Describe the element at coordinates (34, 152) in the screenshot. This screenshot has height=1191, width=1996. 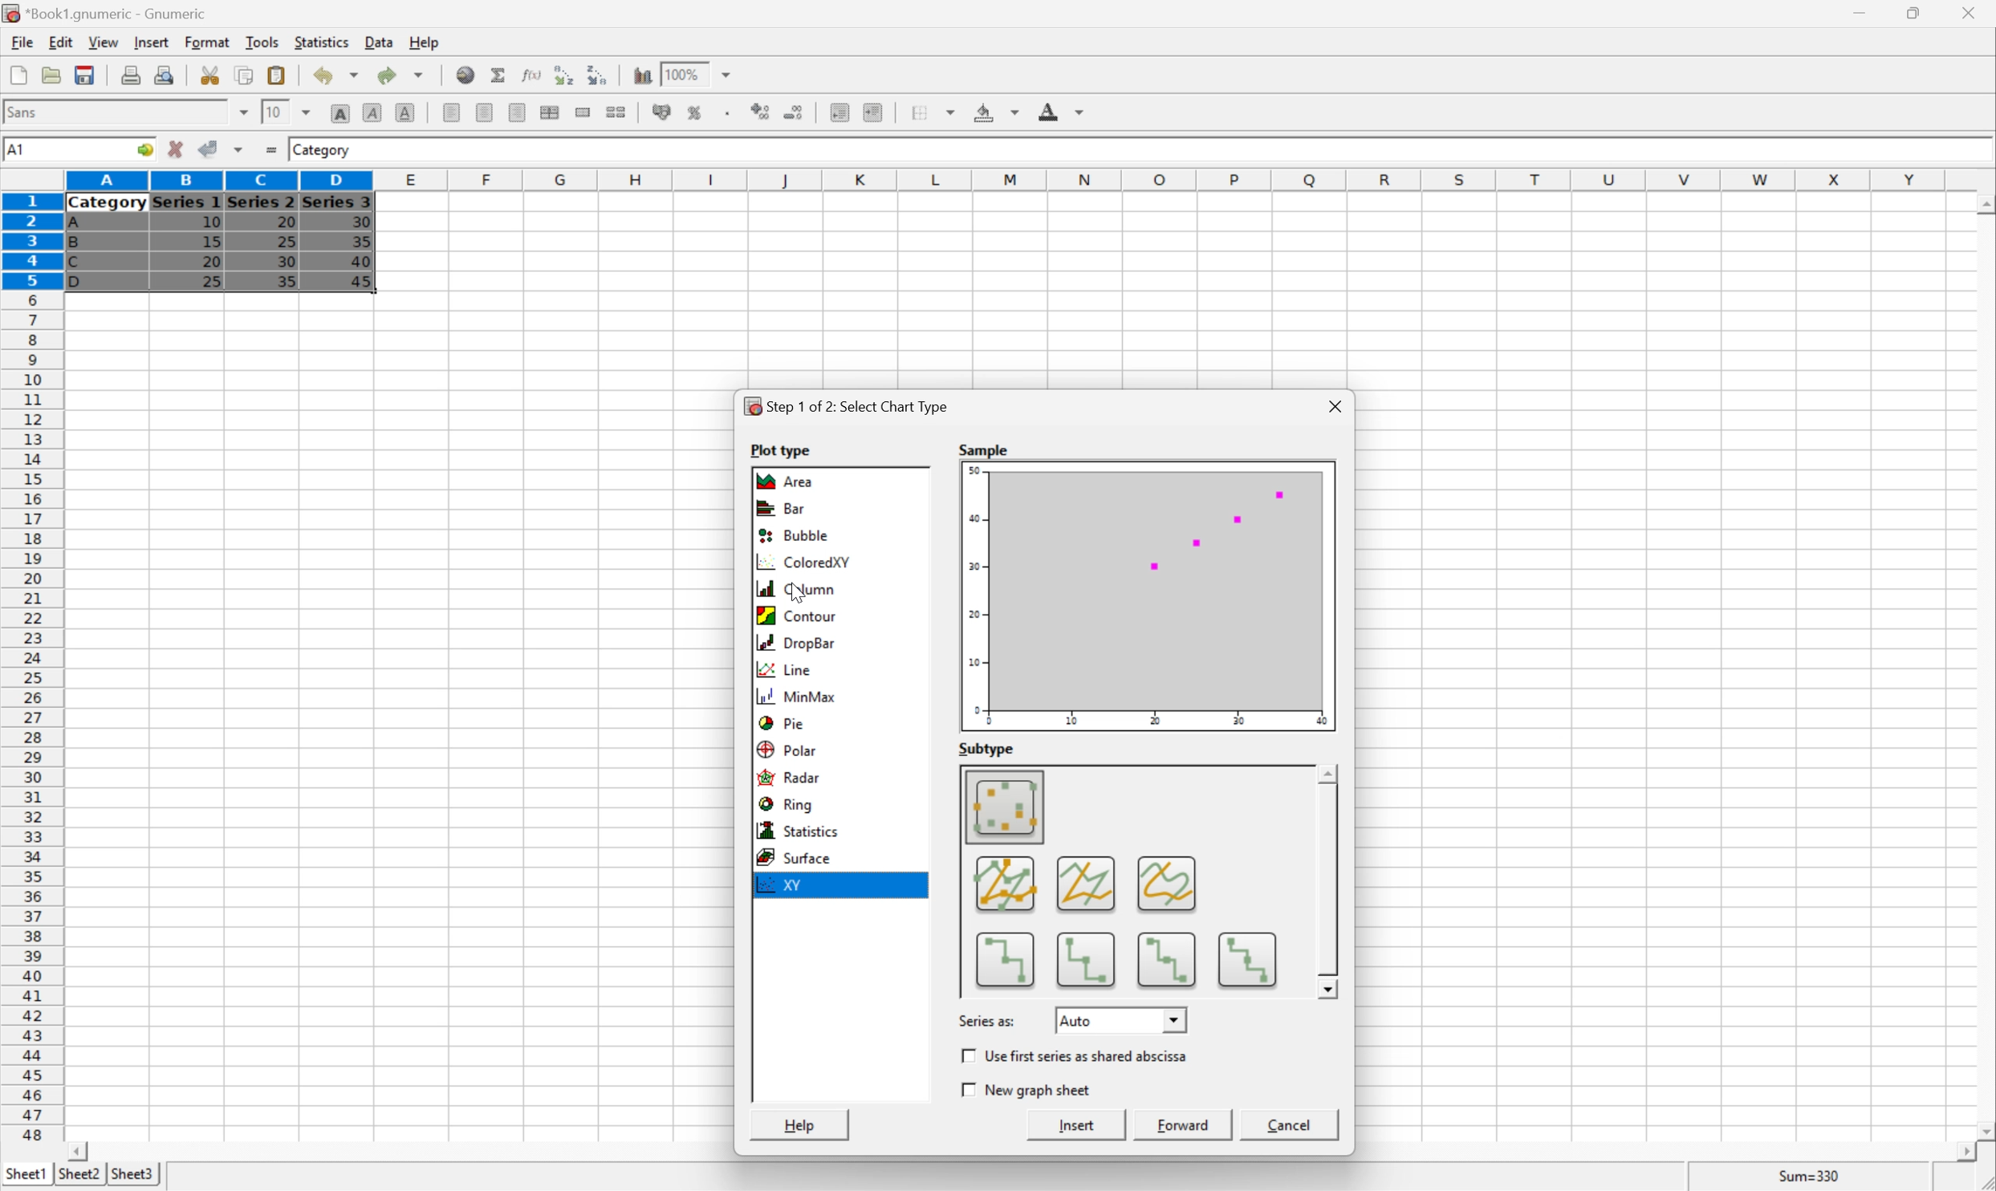
I see `5R*4C` at that location.